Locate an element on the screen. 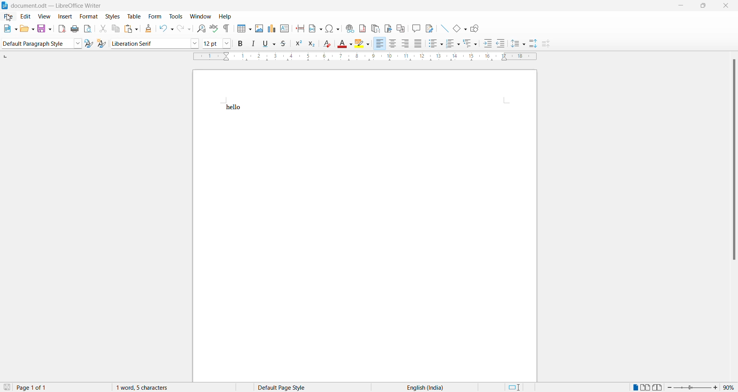 The image size is (738, 392). Increase indent is located at coordinates (488, 43).